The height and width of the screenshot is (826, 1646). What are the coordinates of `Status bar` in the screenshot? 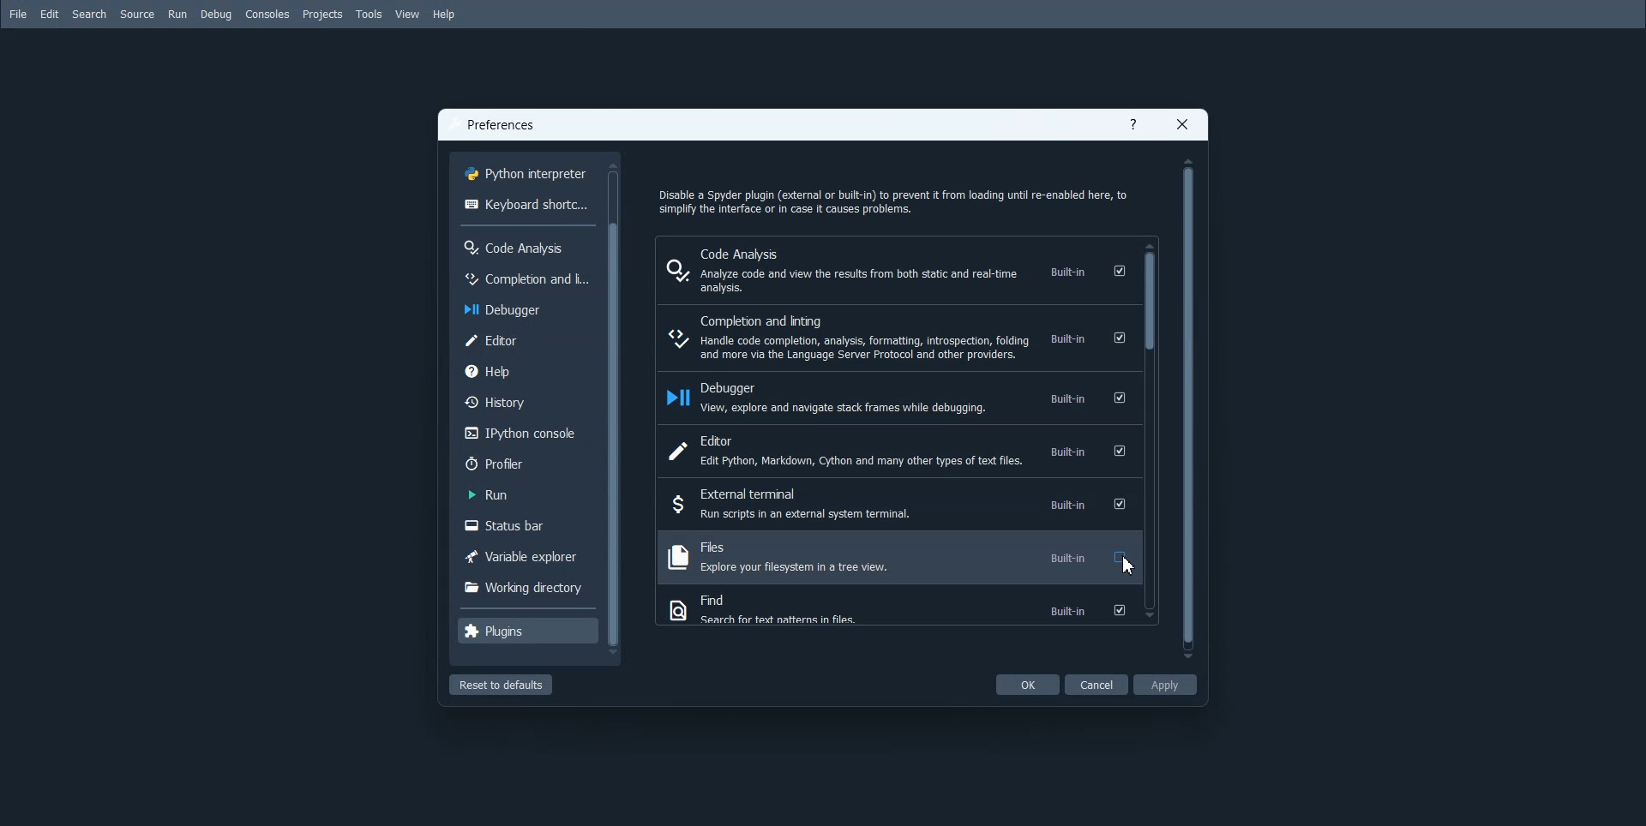 It's located at (524, 526).